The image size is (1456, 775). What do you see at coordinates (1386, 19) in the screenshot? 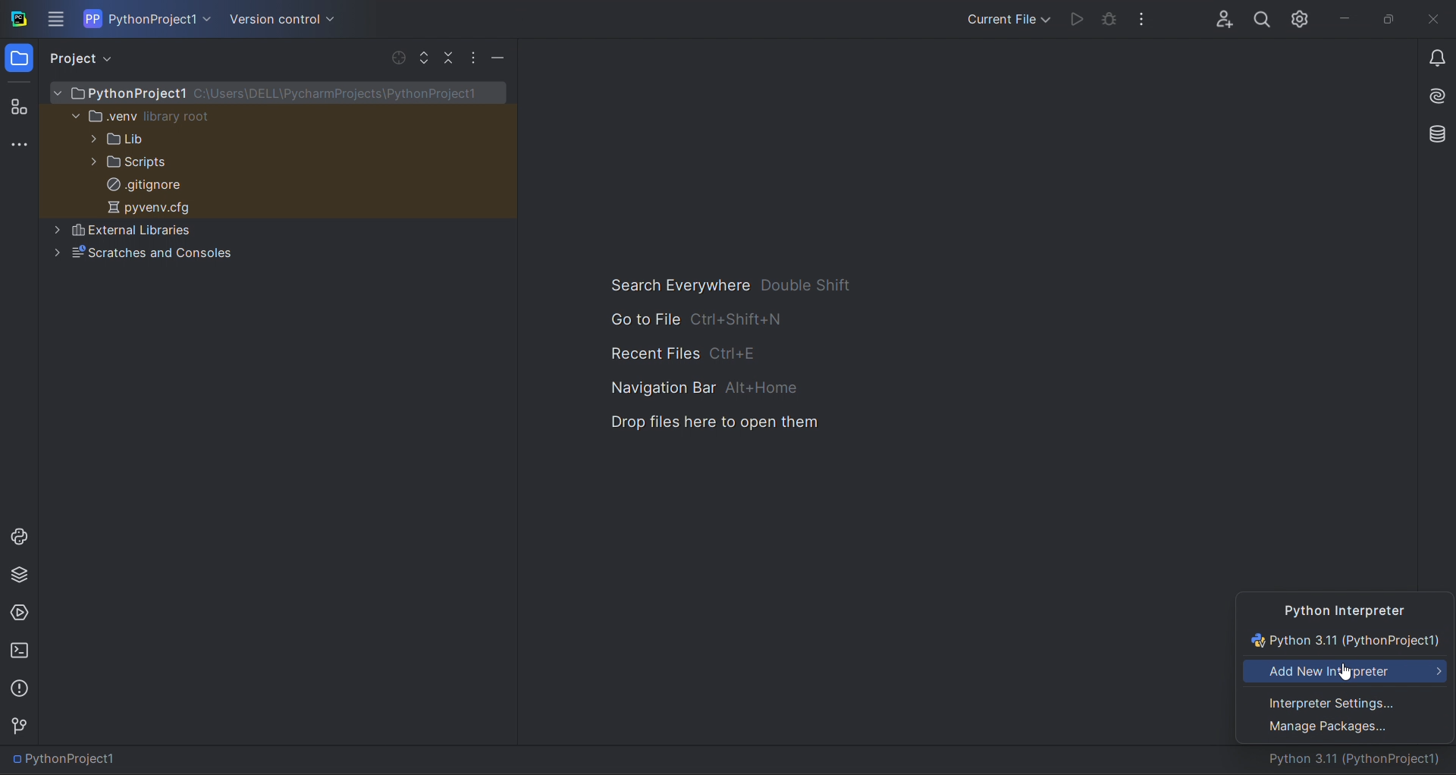
I see `maximize` at bounding box center [1386, 19].